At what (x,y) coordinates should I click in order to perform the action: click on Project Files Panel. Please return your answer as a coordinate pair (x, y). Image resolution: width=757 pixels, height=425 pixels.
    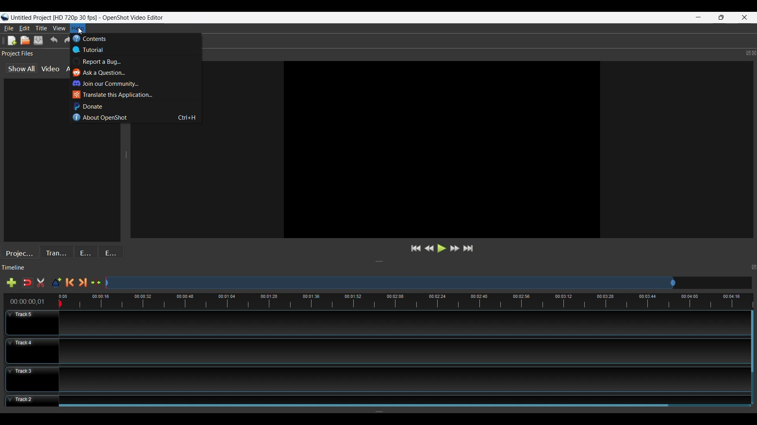
    Looking at the image, I should click on (29, 52).